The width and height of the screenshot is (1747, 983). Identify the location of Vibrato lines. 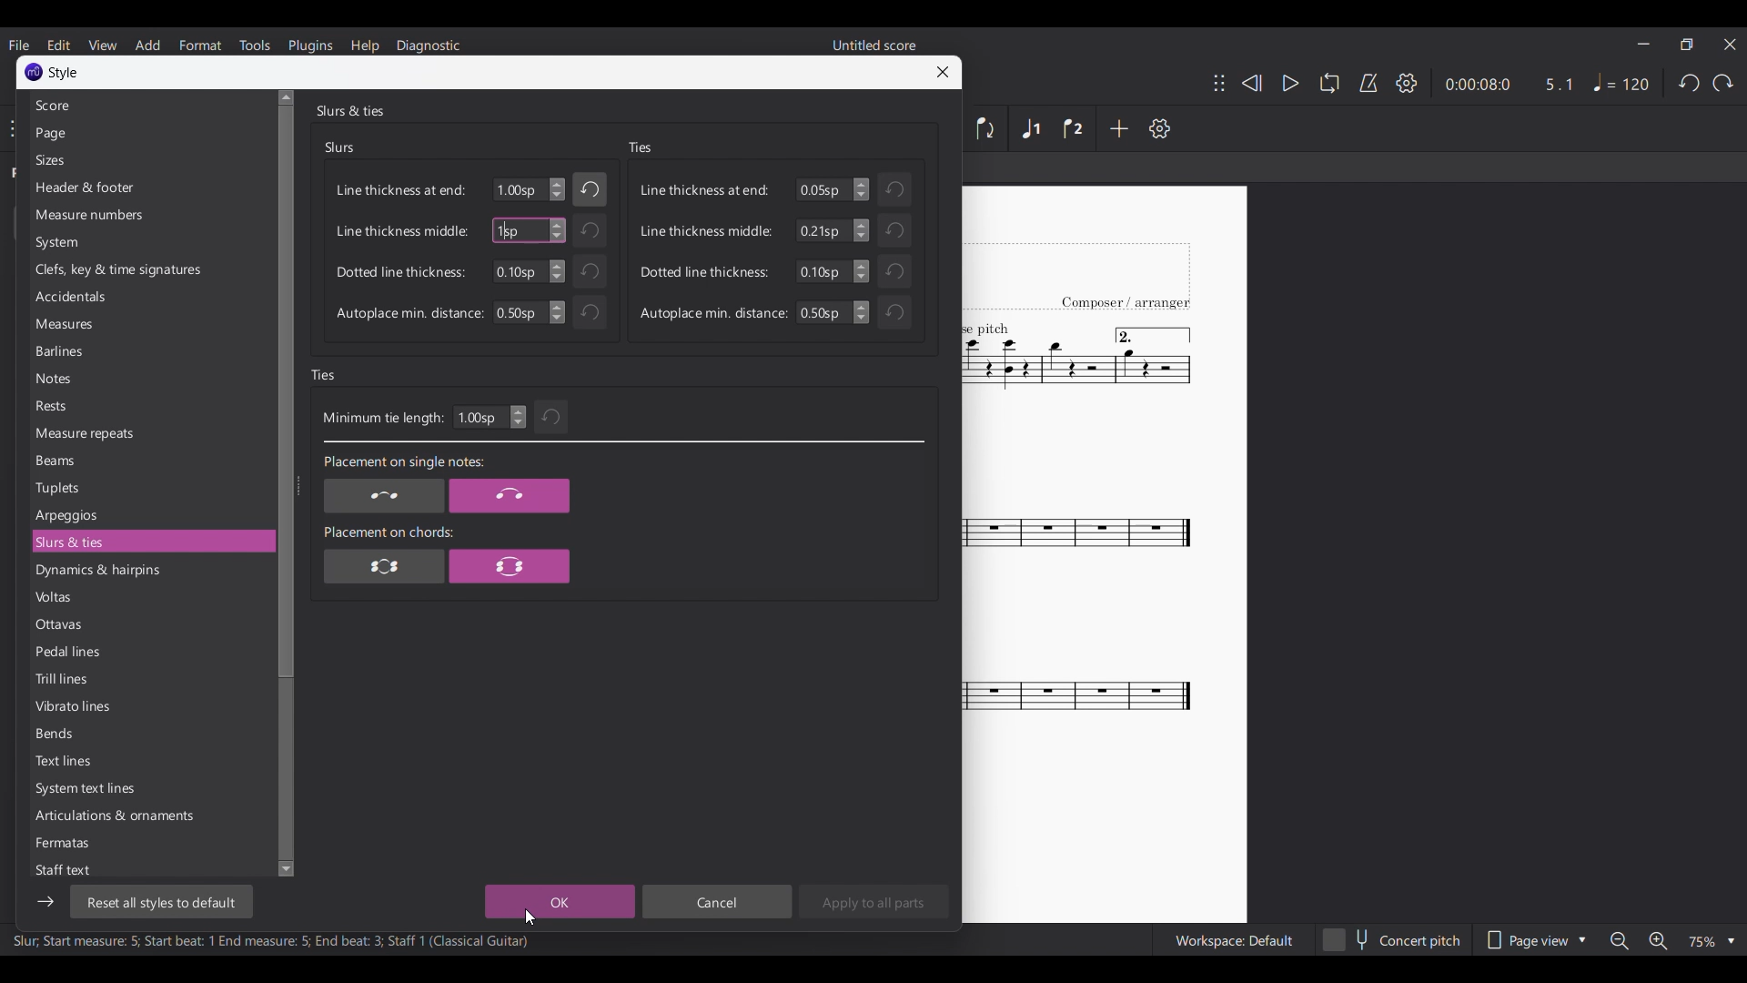
(150, 706).